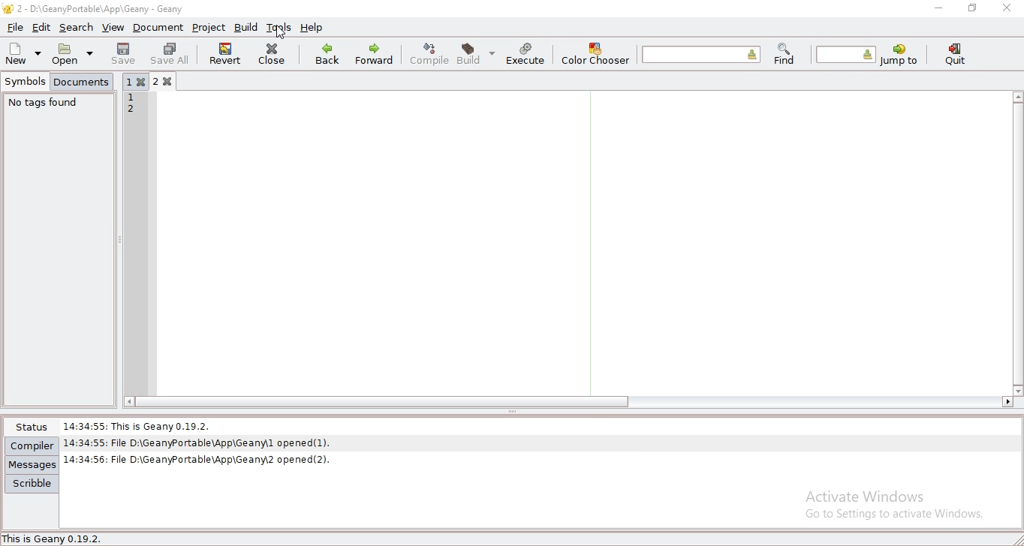 Image resolution: width=1024 pixels, height=546 pixels. What do you see at coordinates (26, 81) in the screenshot?
I see `symbols` at bounding box center [26, 81].